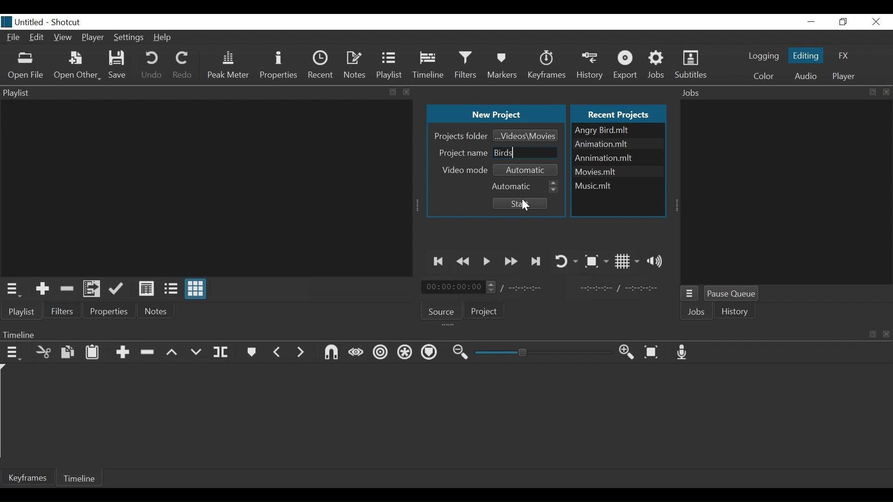 This screenshot has width=893, height=502. I want to click on Append, so click(122, 353).